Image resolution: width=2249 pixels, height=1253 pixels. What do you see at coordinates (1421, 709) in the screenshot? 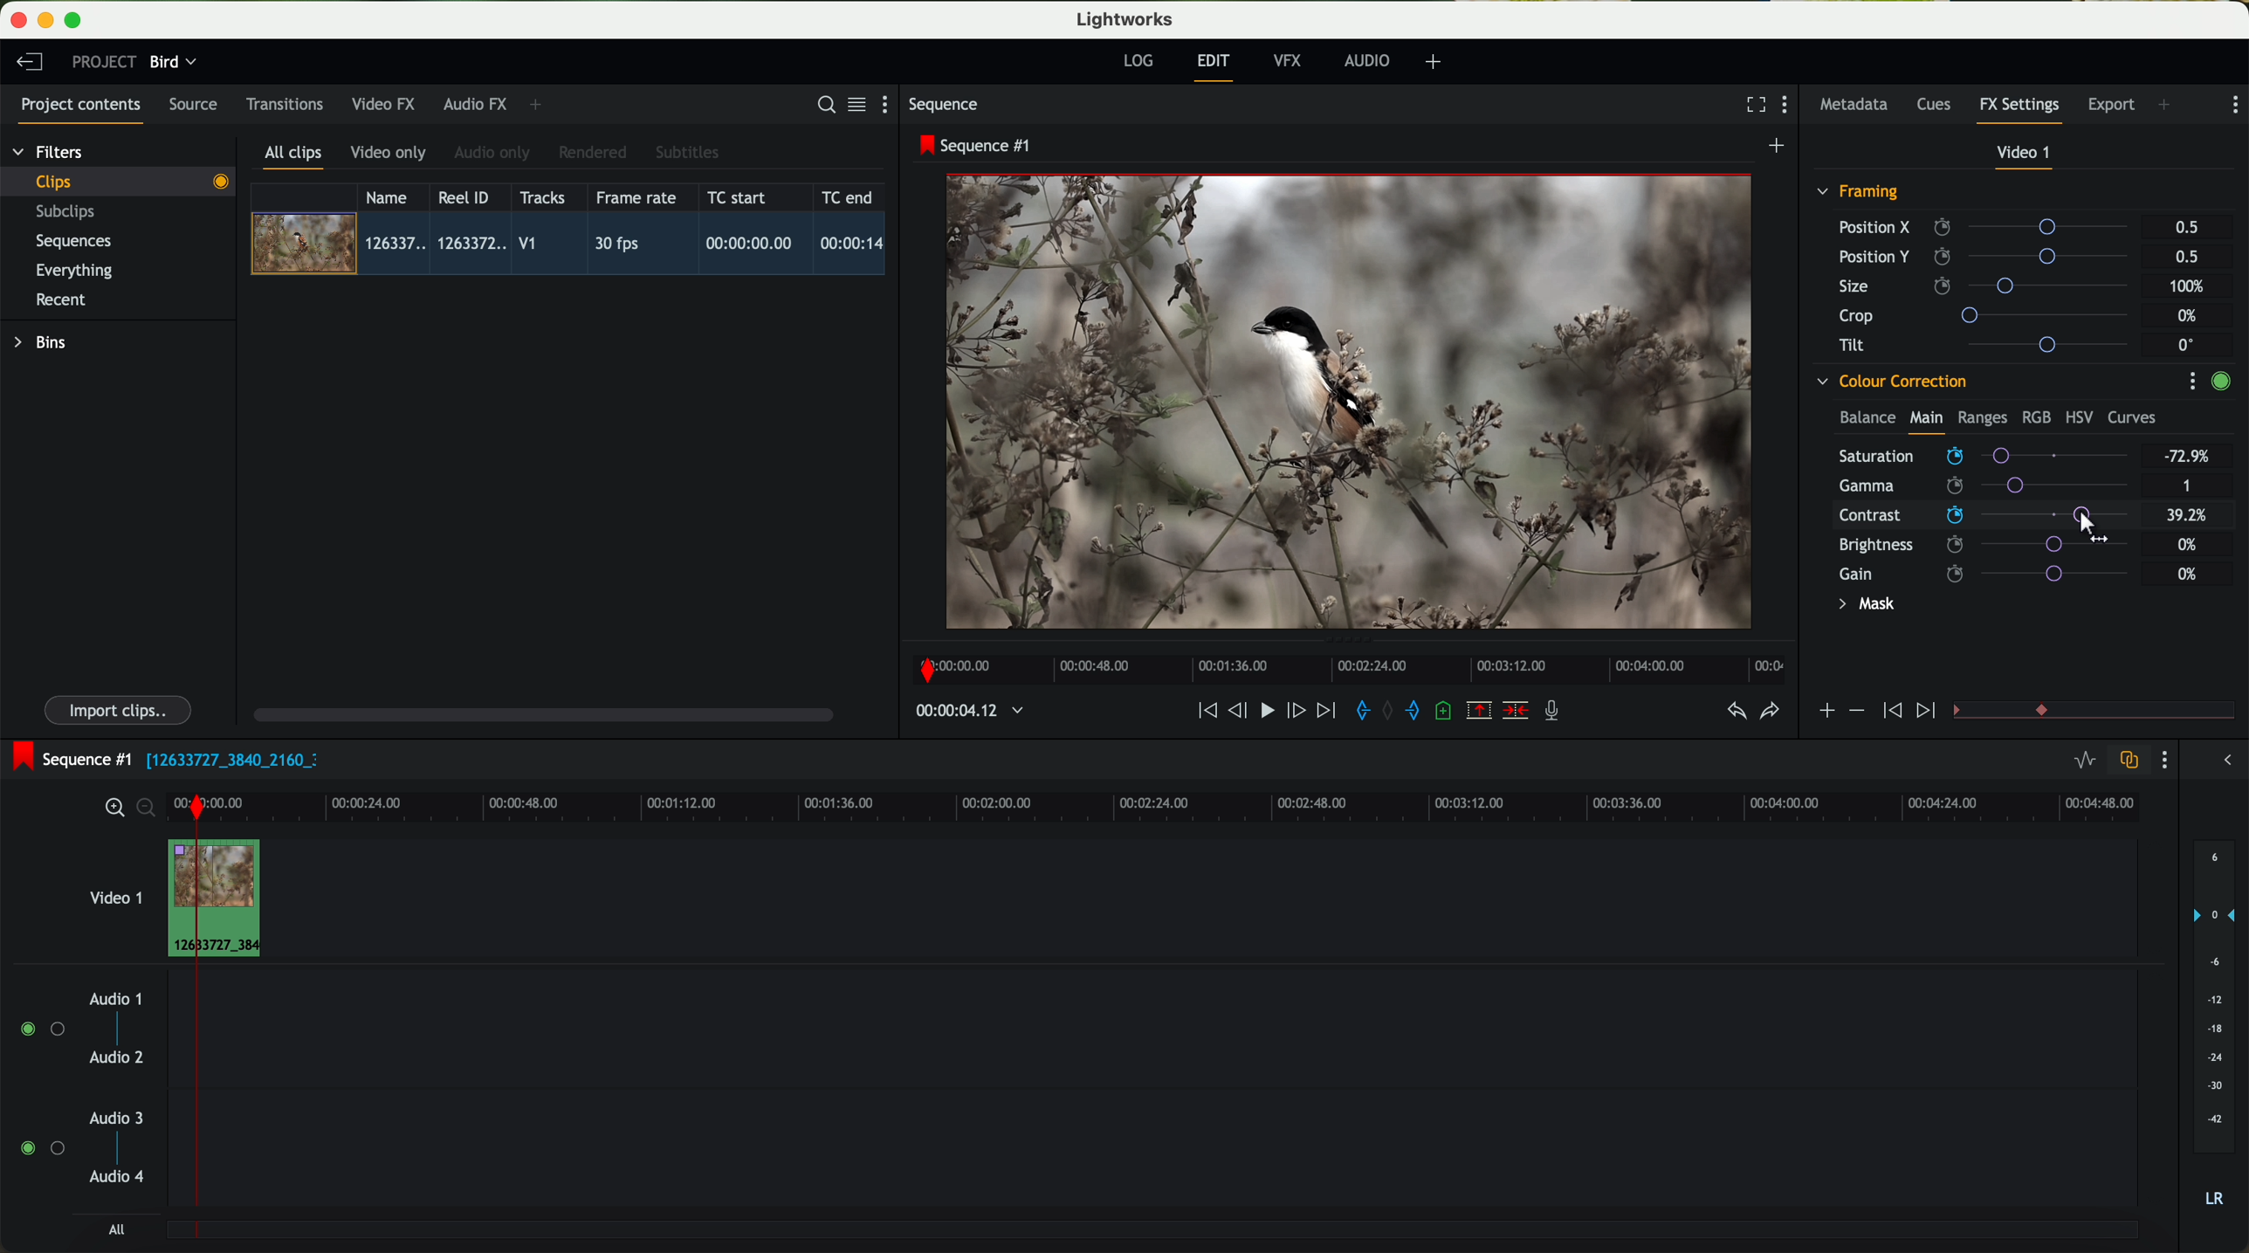
I see `add 'out' mark` at bounding box center [1421, 709].